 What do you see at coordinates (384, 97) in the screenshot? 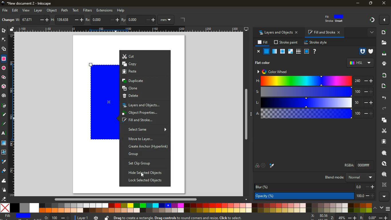
I see `back` at bounding box center [384, 97].